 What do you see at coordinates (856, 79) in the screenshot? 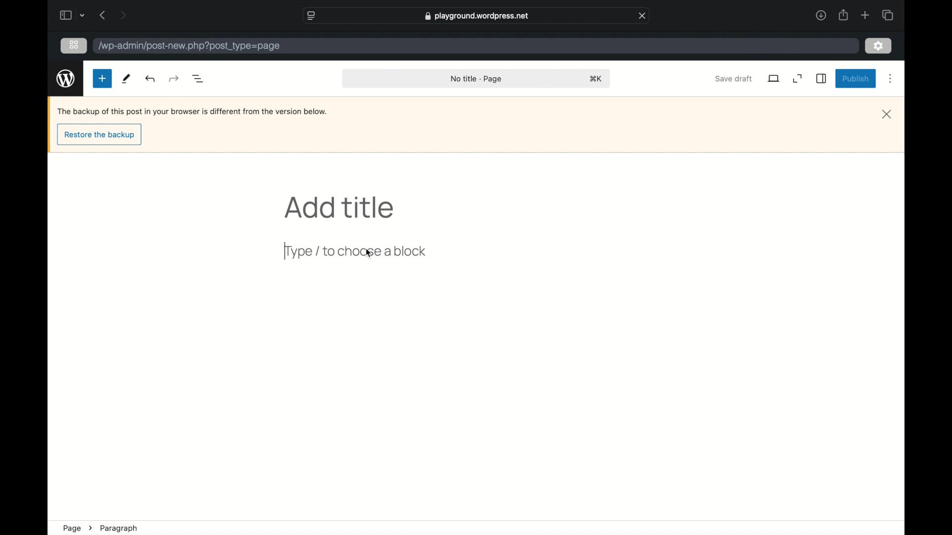
I see `publish` at bounding box center [856, 79].